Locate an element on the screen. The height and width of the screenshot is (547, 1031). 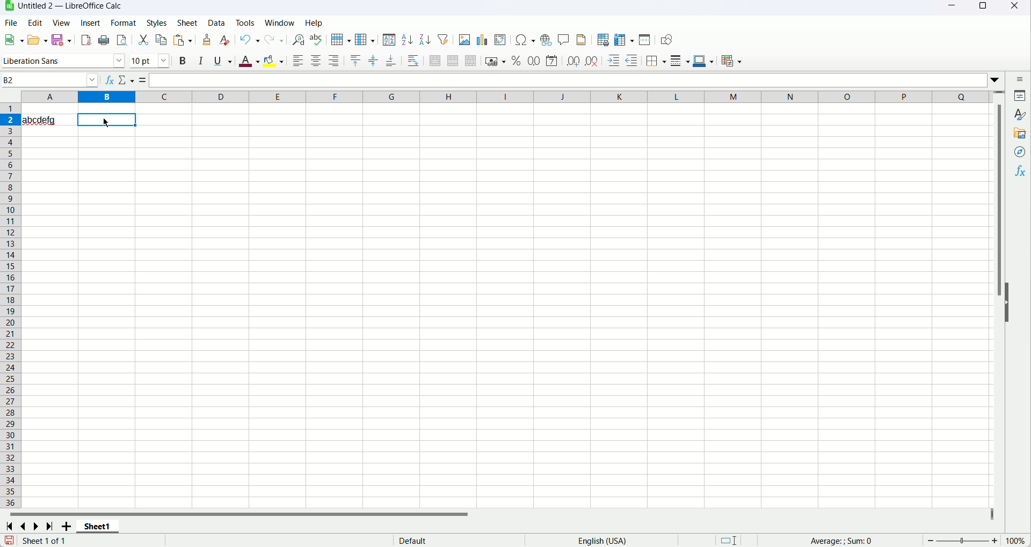
standard selection is located at coordinates (728, 540).